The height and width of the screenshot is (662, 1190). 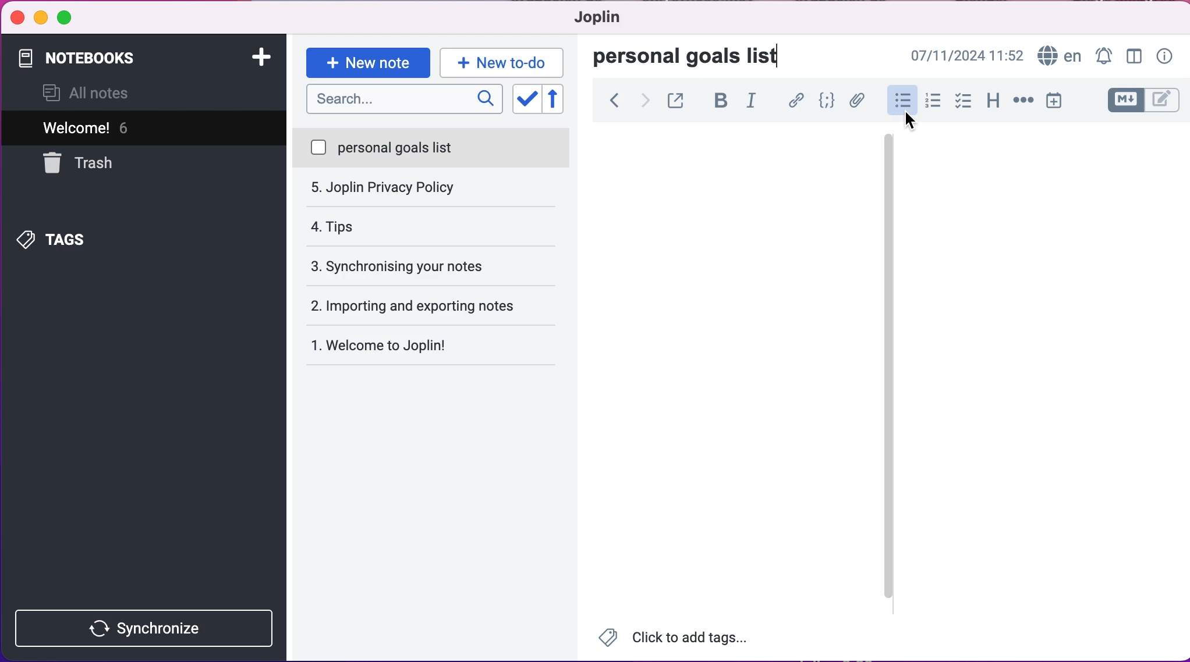 What do you see at coordinates (506, 62) in the screenshot?
I see `new to-do` at bounding box center [506, 62].